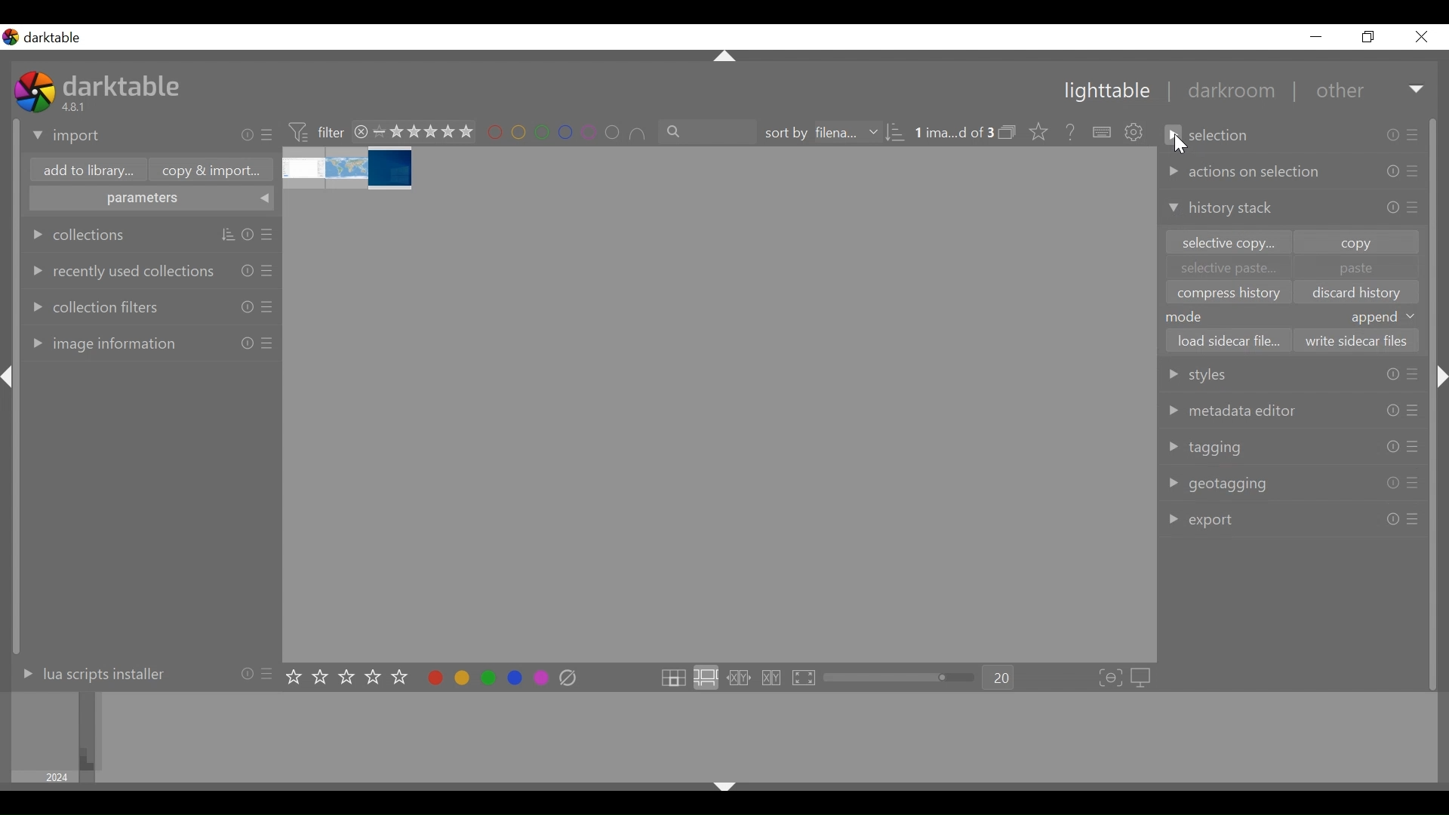 The image size is (1449, 815). What do you see at coordinates (1413, 519) in the screenshot?
I see `presets` at bounding box center [1413, 519].